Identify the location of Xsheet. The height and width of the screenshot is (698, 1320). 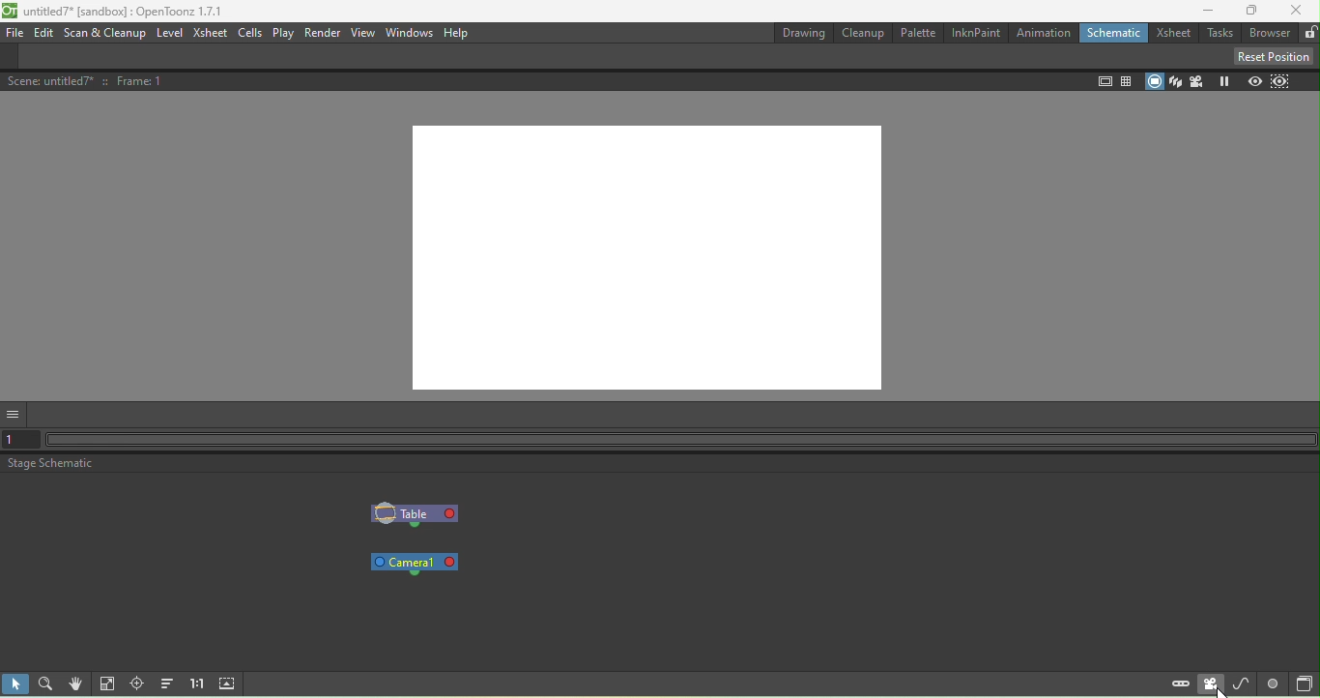
(210, 35).